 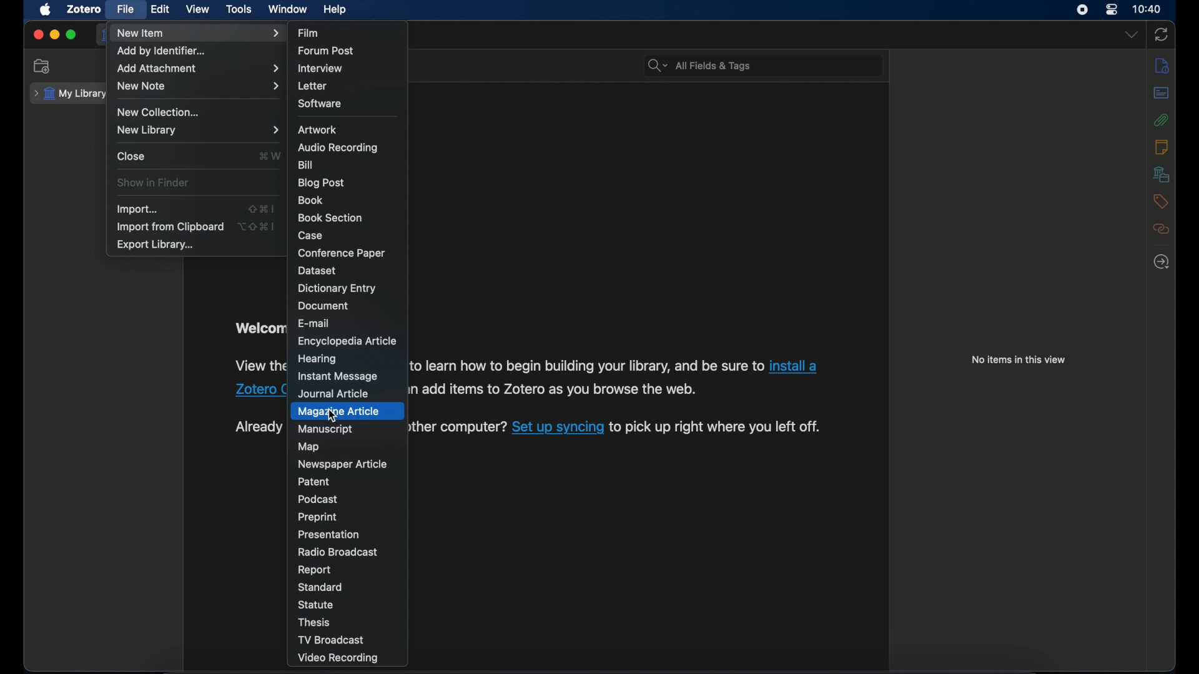 What do you see at coordinates (718, 428) in the screenshot?
I see `to pick up right where you left off` at bounding box center [718, 428].